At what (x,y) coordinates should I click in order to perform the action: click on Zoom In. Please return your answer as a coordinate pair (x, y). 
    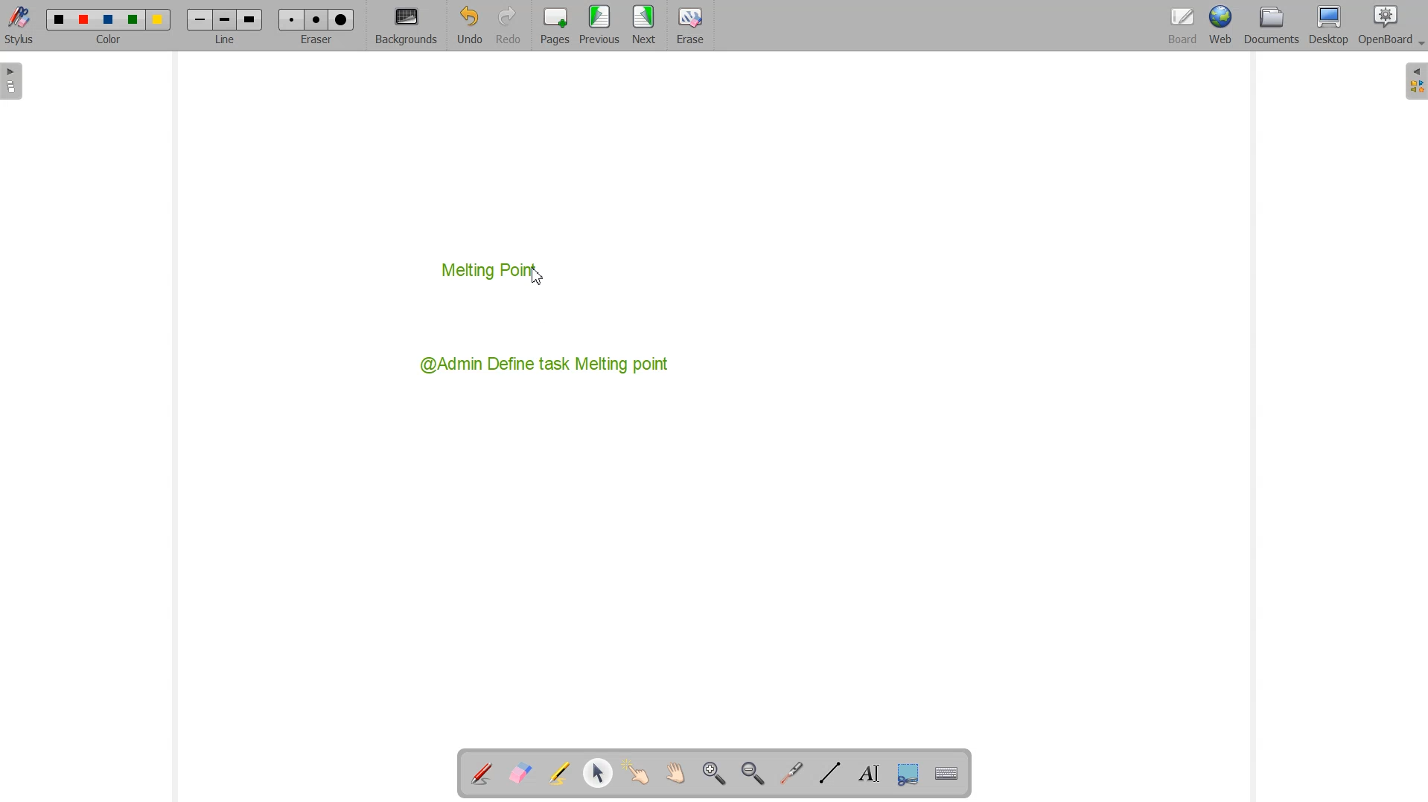
    Looking at the image, I should click on (715, 774).